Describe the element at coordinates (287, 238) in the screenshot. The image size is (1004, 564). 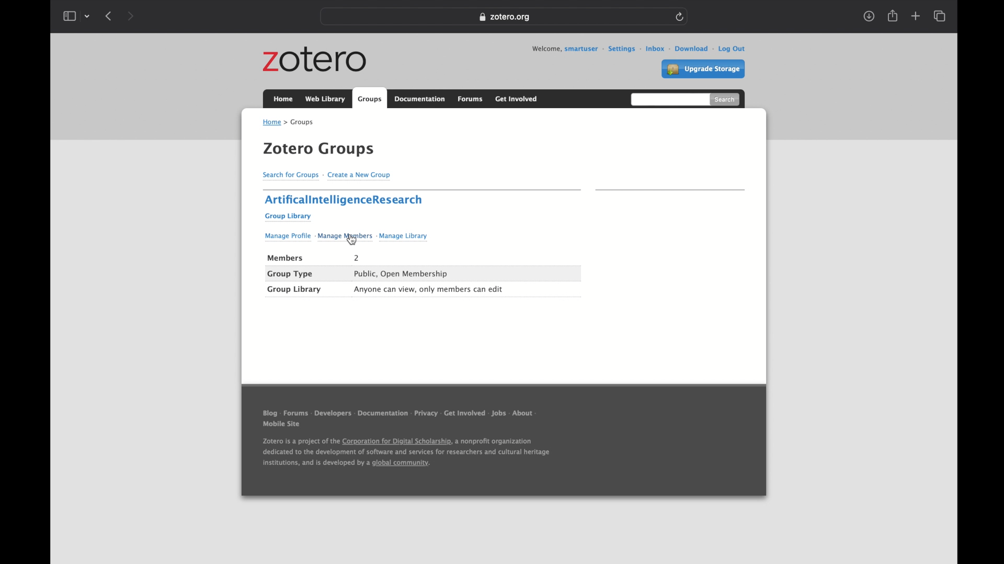
I see `manage profile` at that location.